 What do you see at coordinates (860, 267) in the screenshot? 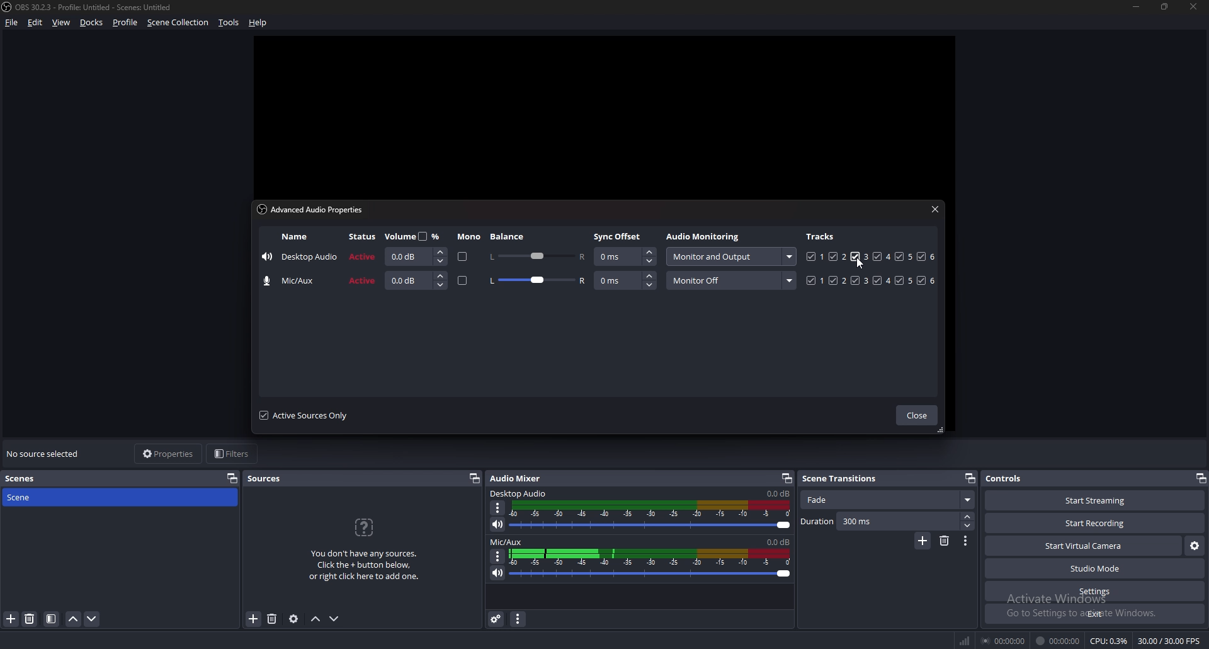
I see `cursor` at bounding box center [860, 267].